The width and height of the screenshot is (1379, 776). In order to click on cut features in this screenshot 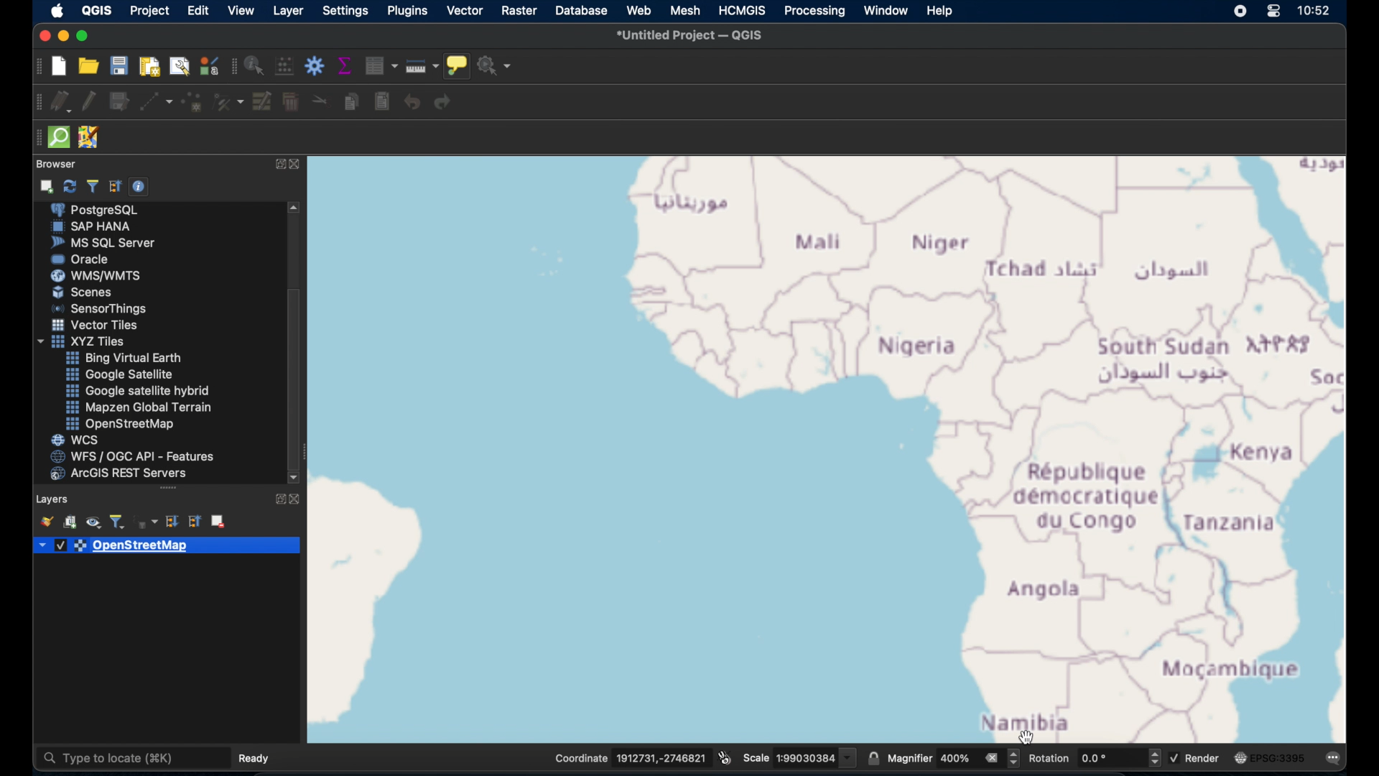, I will do `click(317, 101)`.